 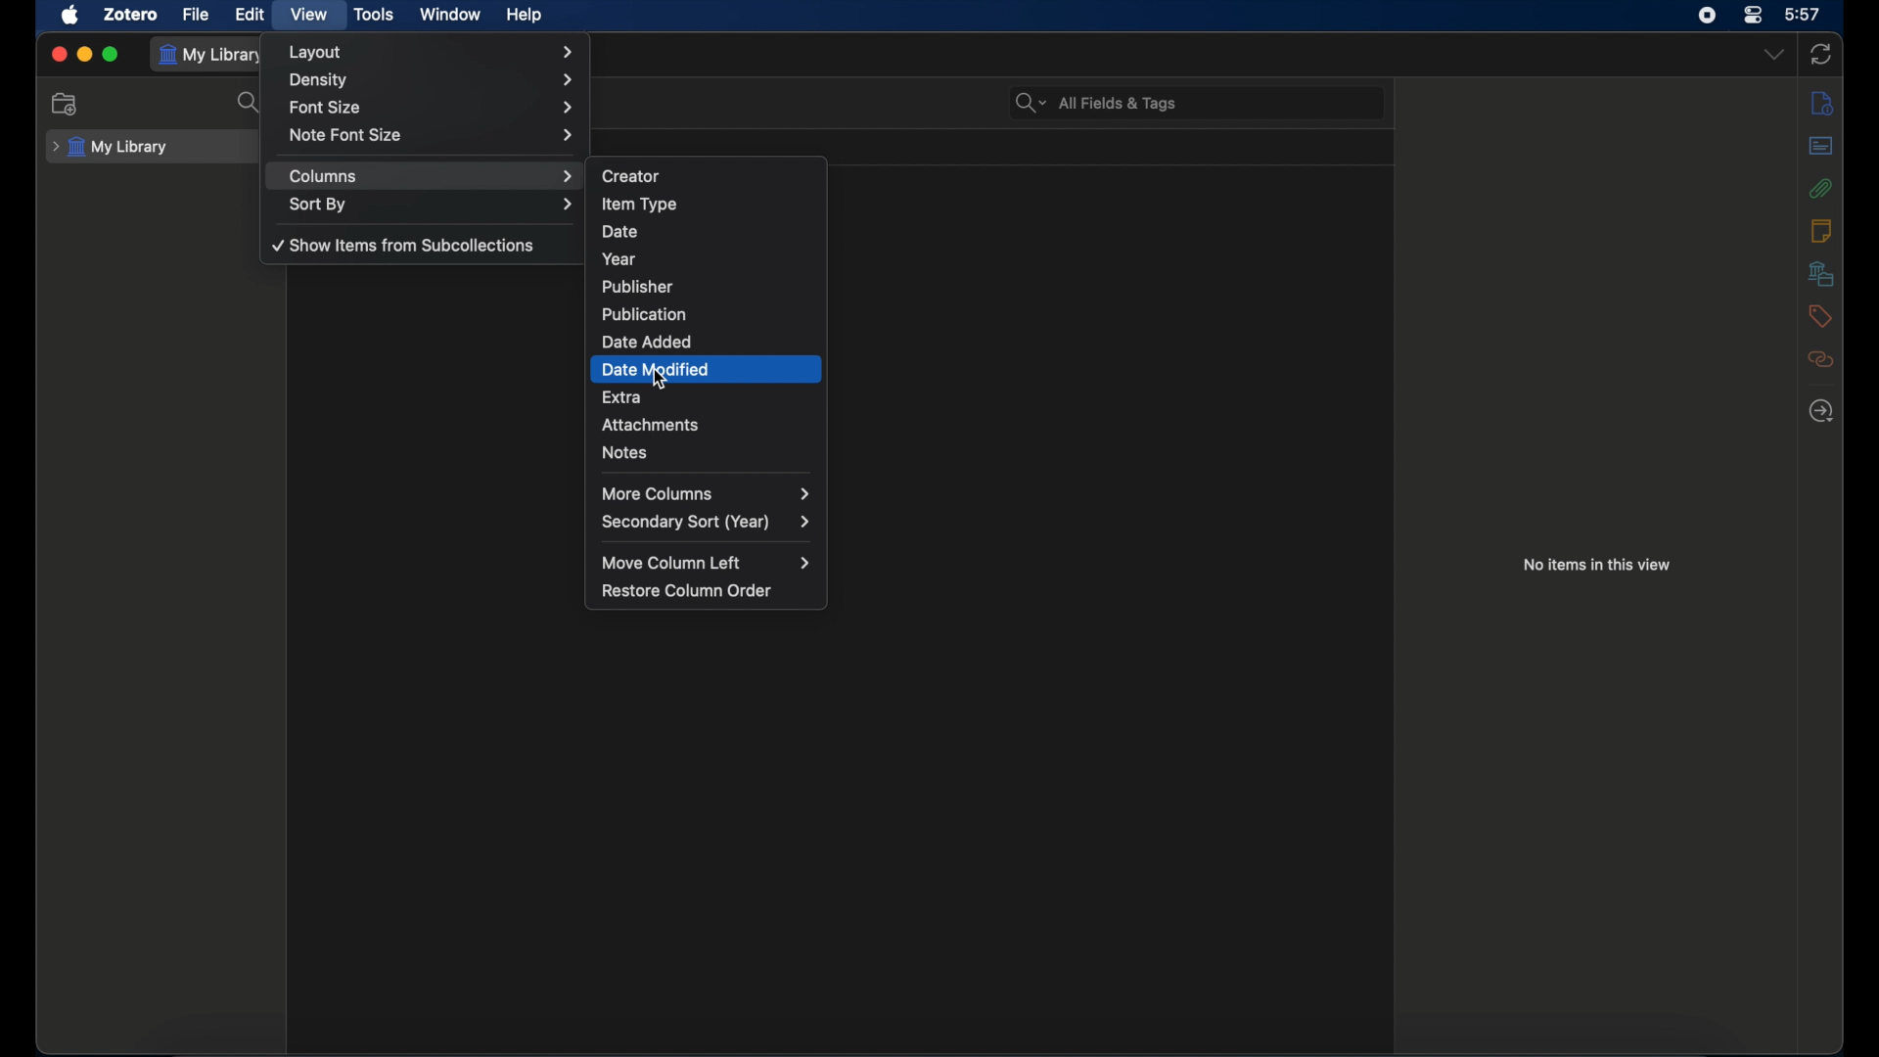 I want to click on layout, so click(x=435, y=52).